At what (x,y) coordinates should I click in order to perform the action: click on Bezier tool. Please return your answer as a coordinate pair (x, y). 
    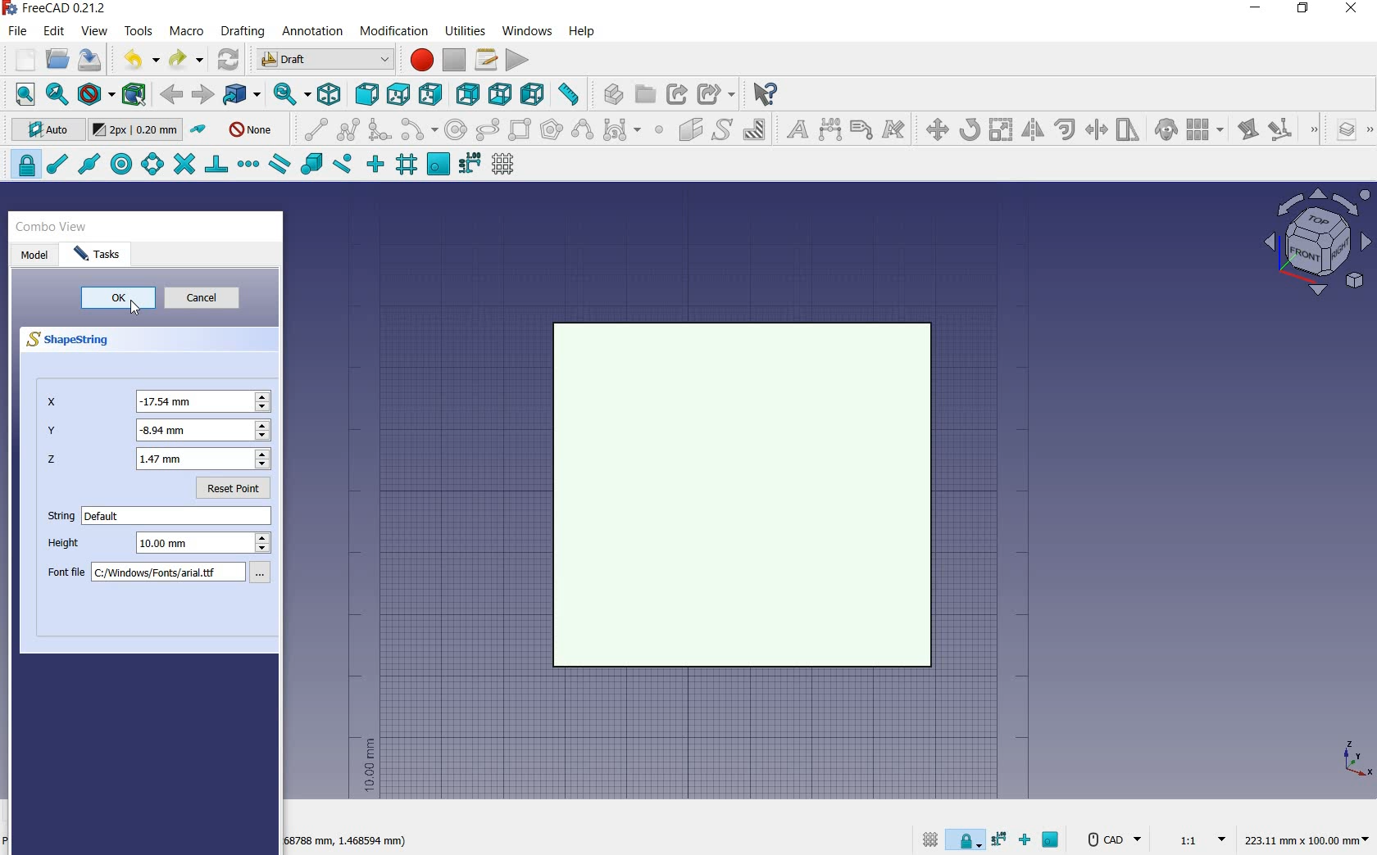
    Looking at the image, I should click on (620, 133).